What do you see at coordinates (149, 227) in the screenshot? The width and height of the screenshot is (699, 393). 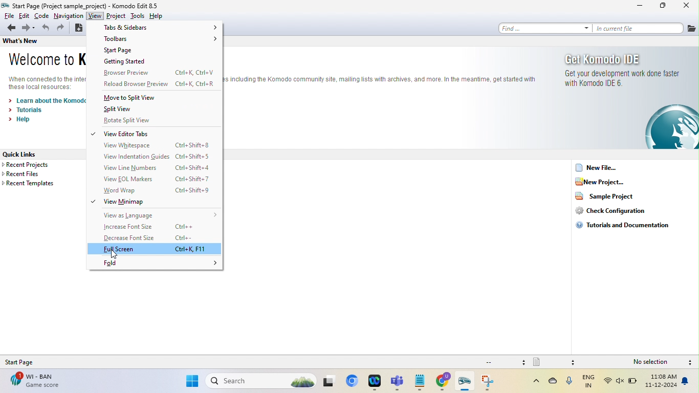 I see `increase font size` at bounding box center [149, 227].